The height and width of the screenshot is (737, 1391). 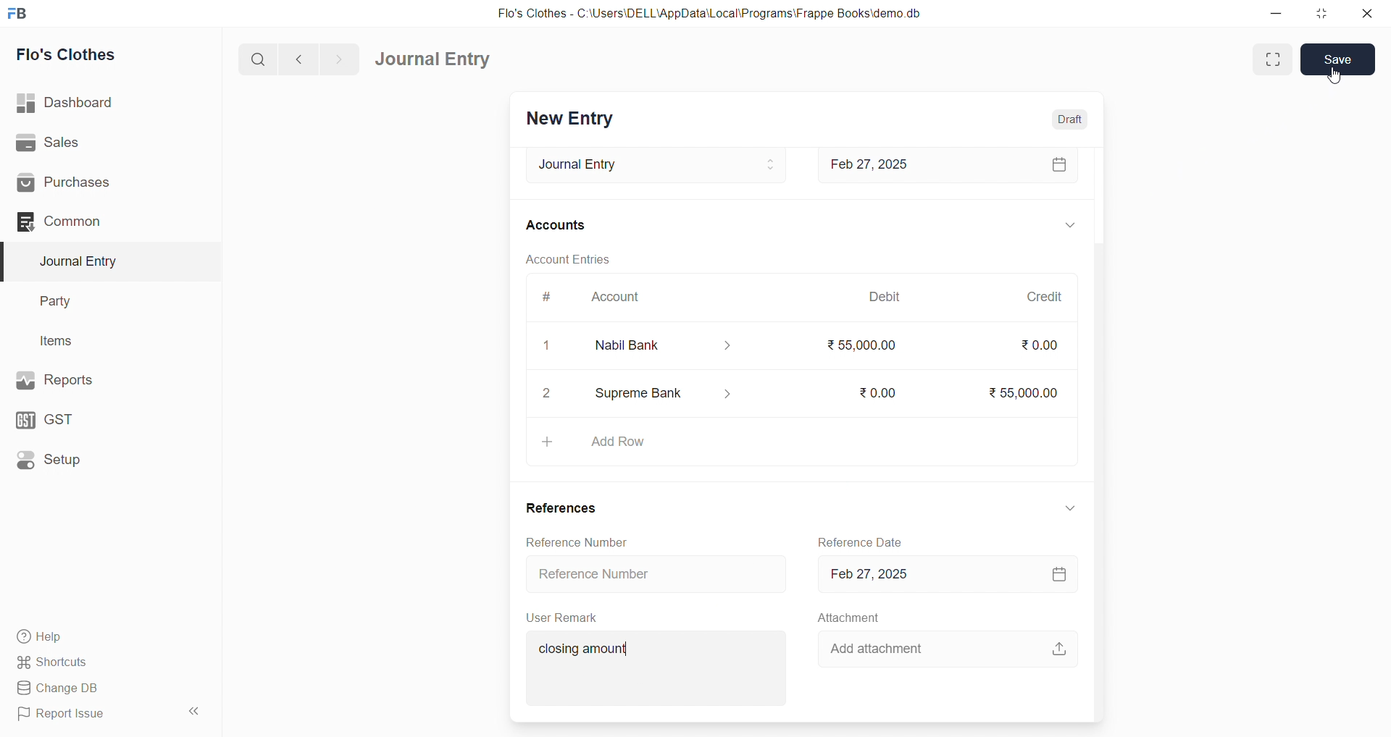 What do you see at coordinates (1321, 12) in the screenshot?
I see `resize` at bounding box center [1321, 12].